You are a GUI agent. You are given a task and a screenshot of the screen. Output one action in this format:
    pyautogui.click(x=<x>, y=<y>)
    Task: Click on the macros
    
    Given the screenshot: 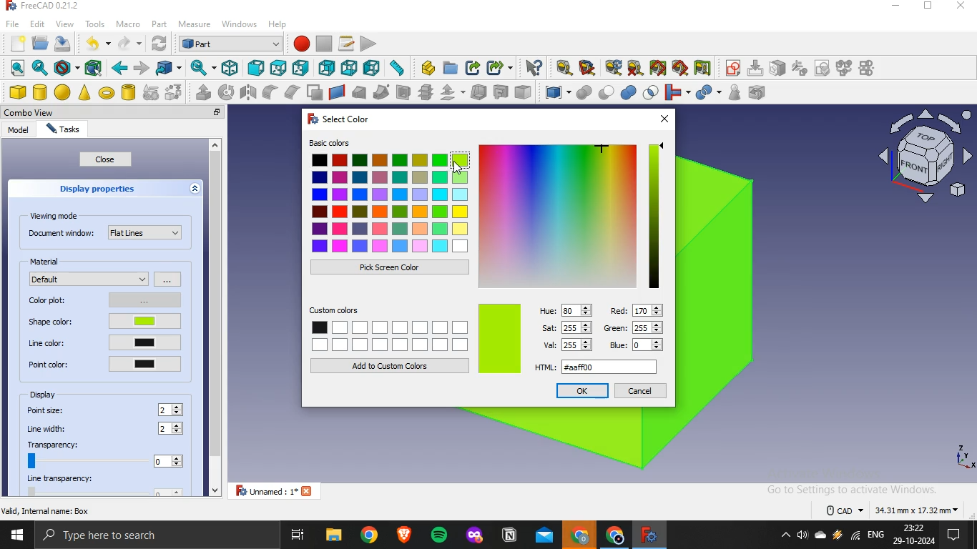 What is the action you would take?
    pyautogui.click(x=346, y=43)
    